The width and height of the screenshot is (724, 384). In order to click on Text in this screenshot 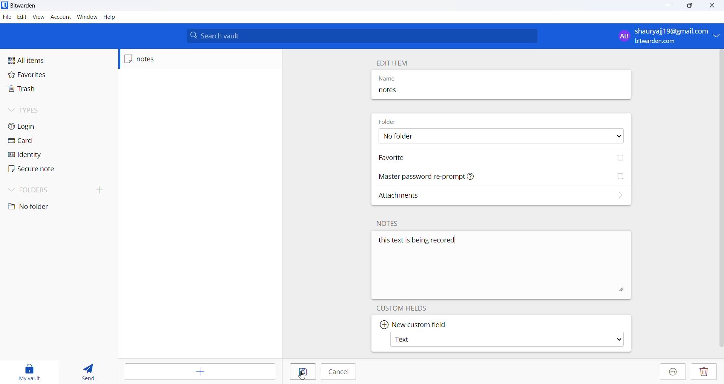, I will do `click(509, 340)`.